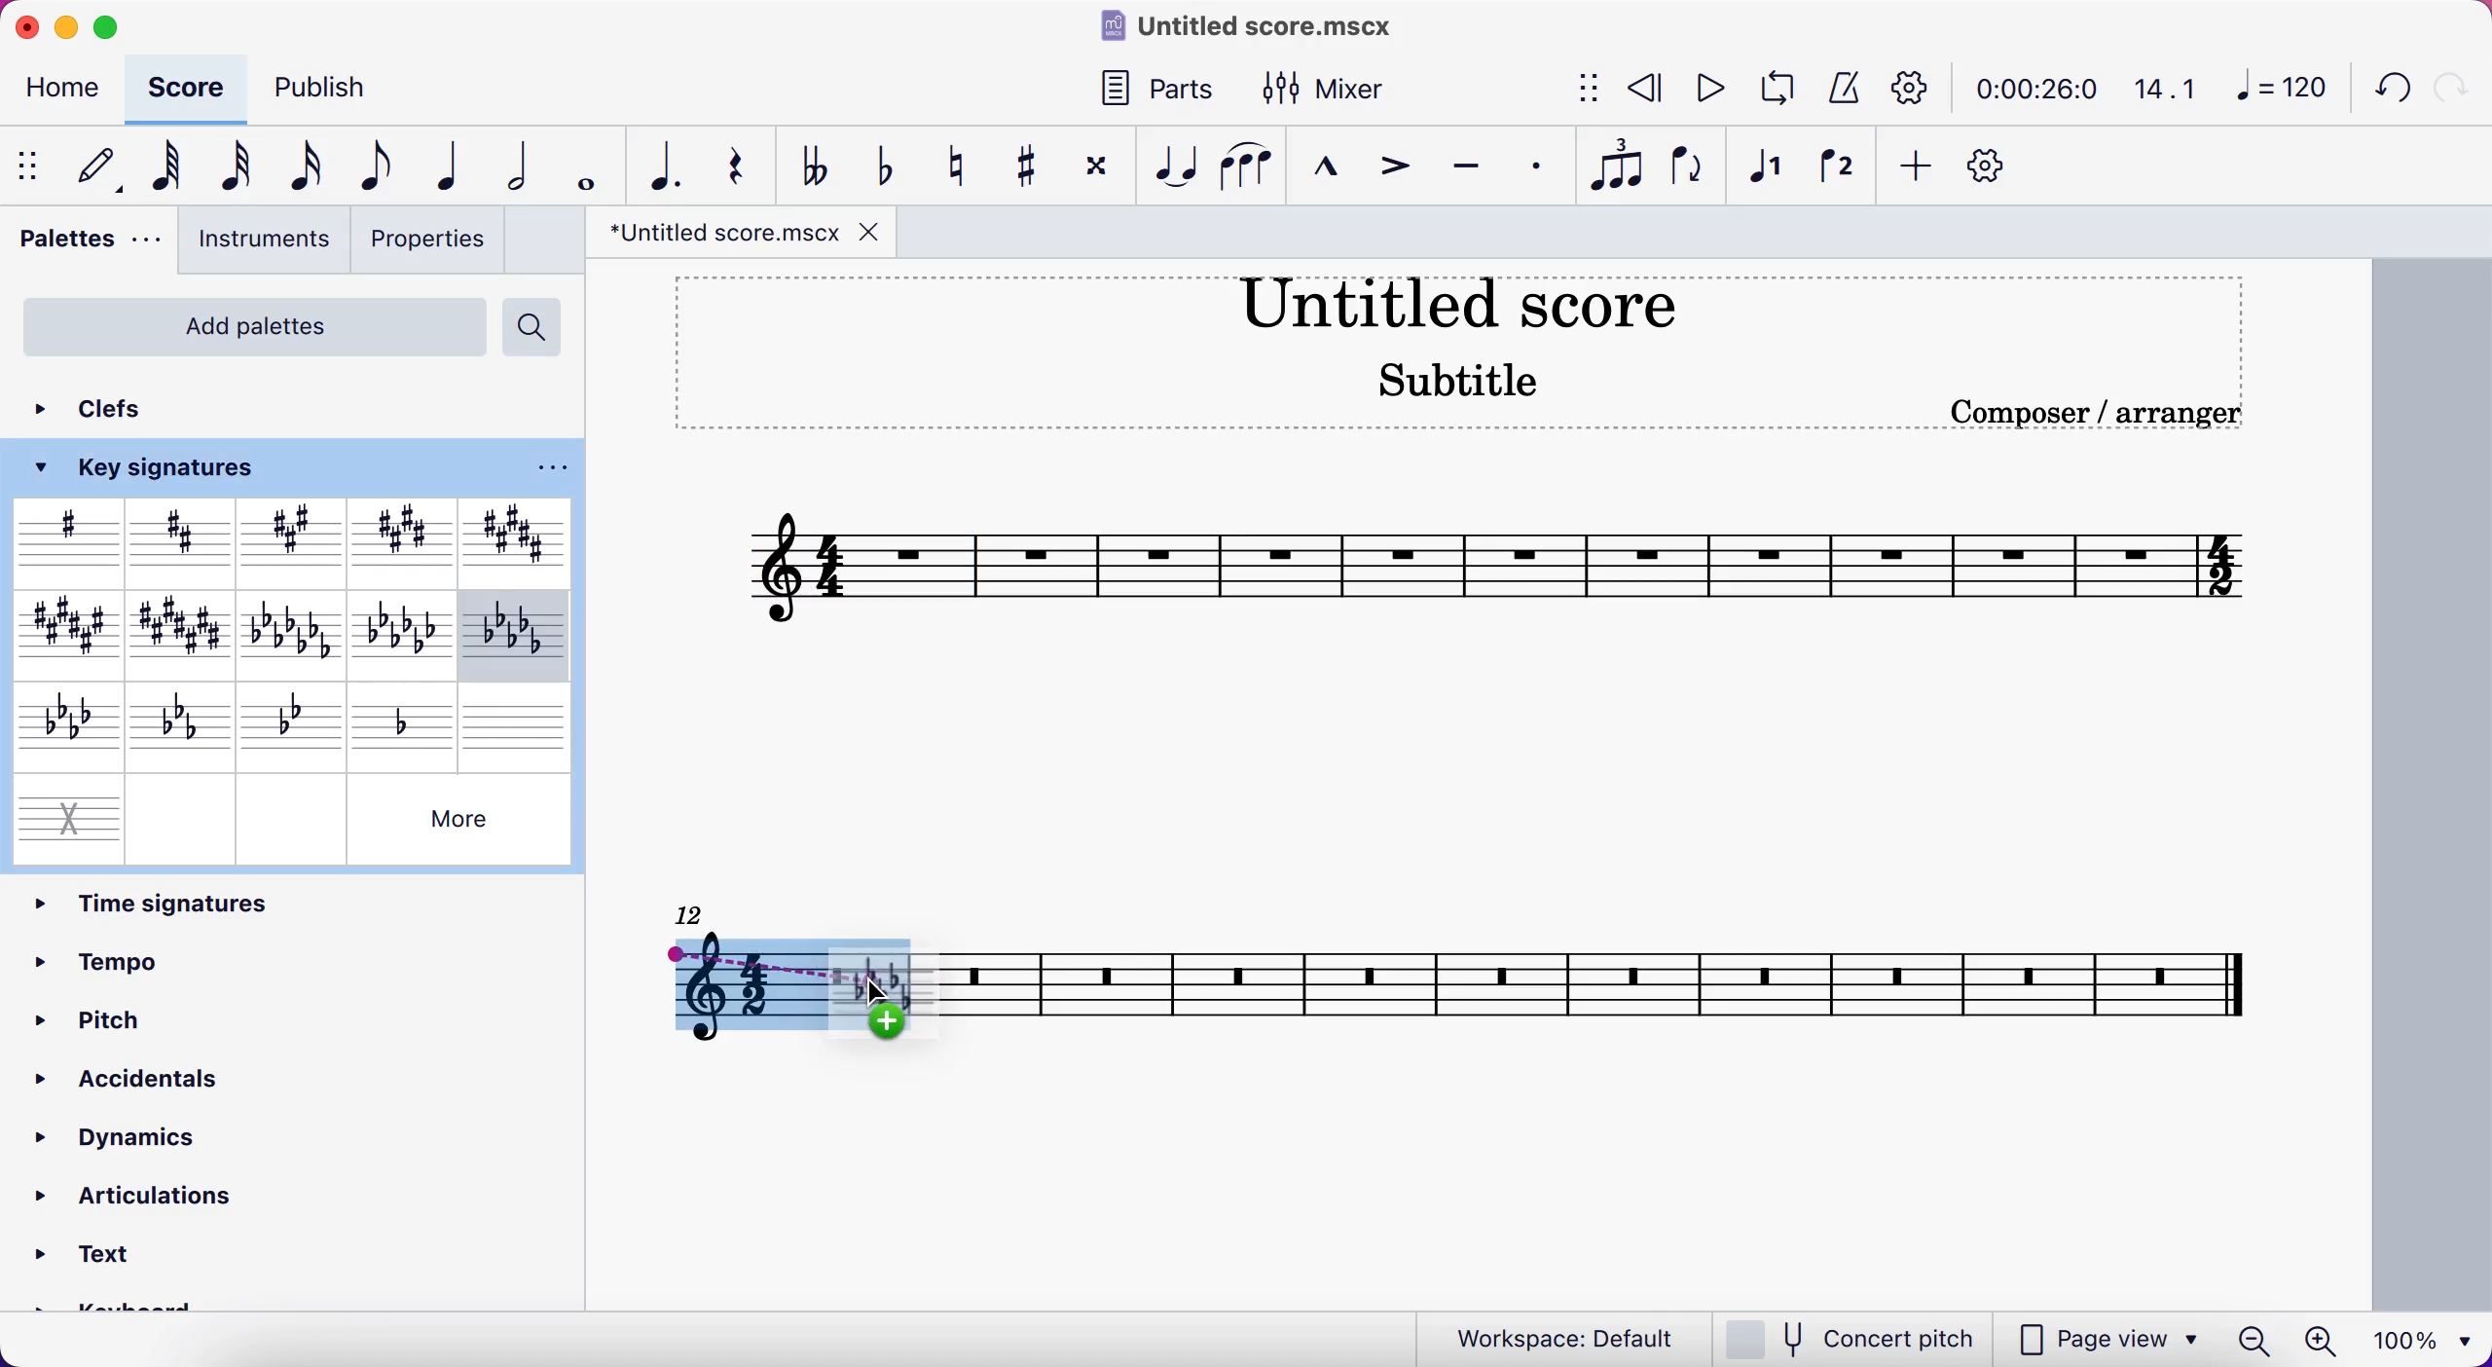 This screenshot has height=1367, width=2492. What do you see at coordinates (294, 902) in the screenshot?
I see `time signatures` at bounding box center [294, 902].